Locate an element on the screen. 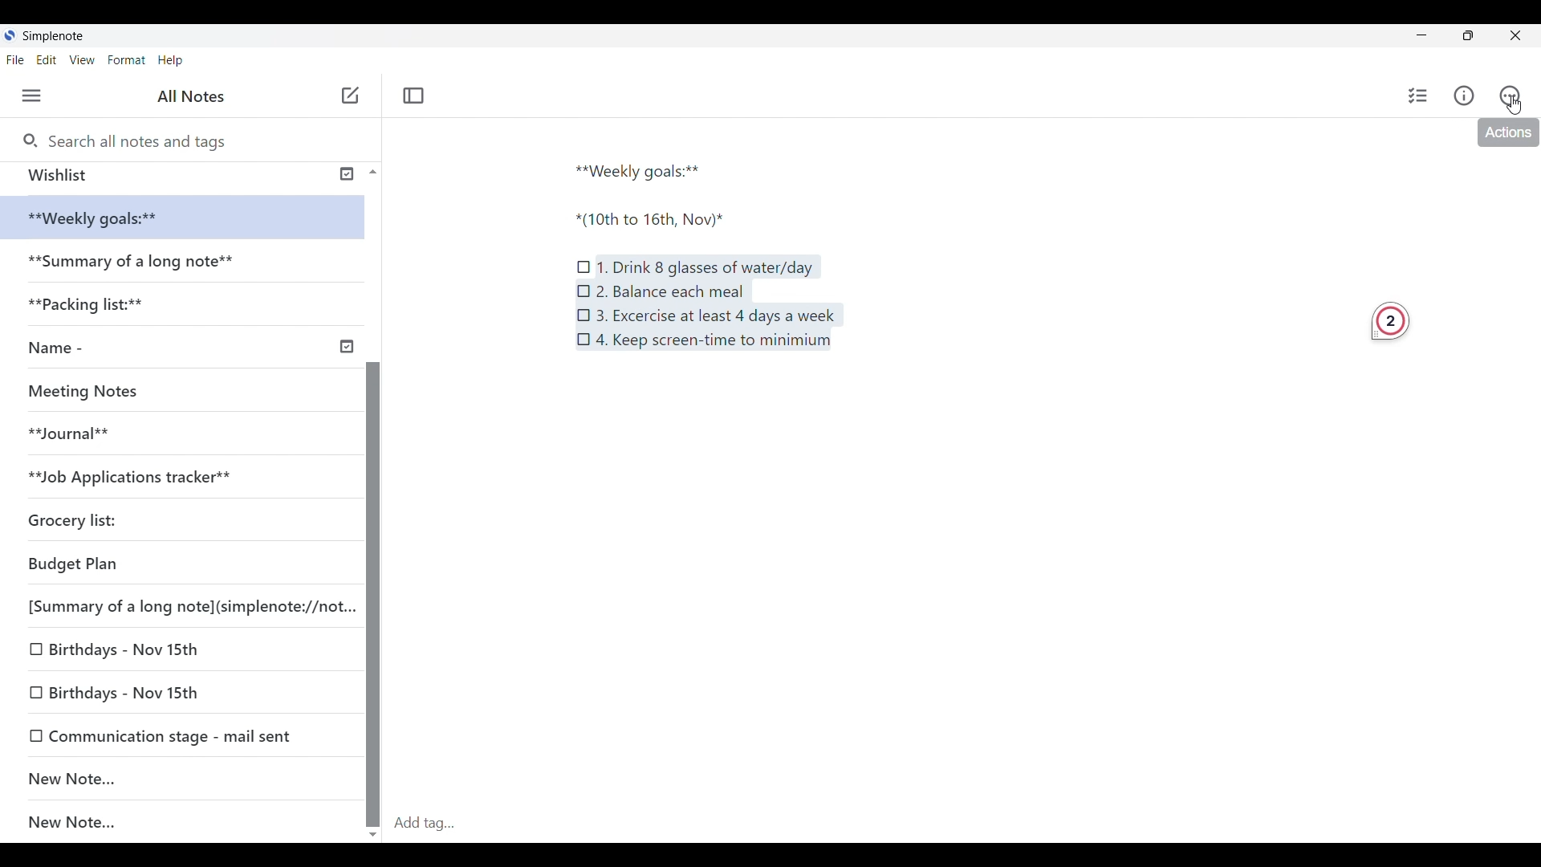  New note... is located at coordinates (190, 823).